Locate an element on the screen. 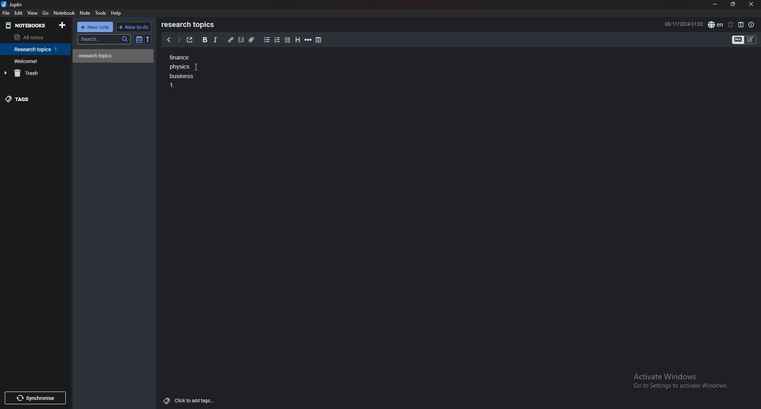  close is located at coordinates (751, 5).